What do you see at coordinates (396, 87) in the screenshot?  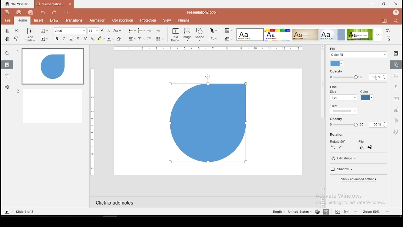 I see `paragraph settings` at bounding box center [396, 87].